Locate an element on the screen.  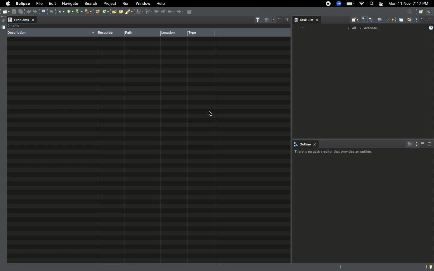
Resource is located at coordinates (108, 33).